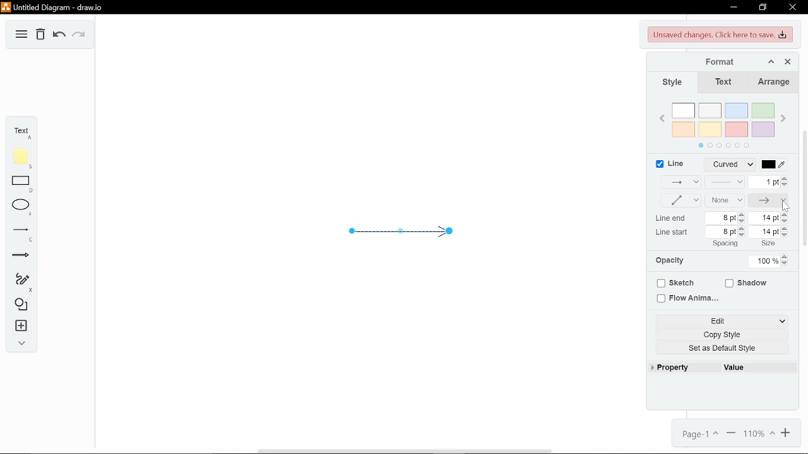 The image size is (808, 454). What do you see at coordinates (40, 35) in the screenshot?
I see `Delete` at bounding box center [40, 35].